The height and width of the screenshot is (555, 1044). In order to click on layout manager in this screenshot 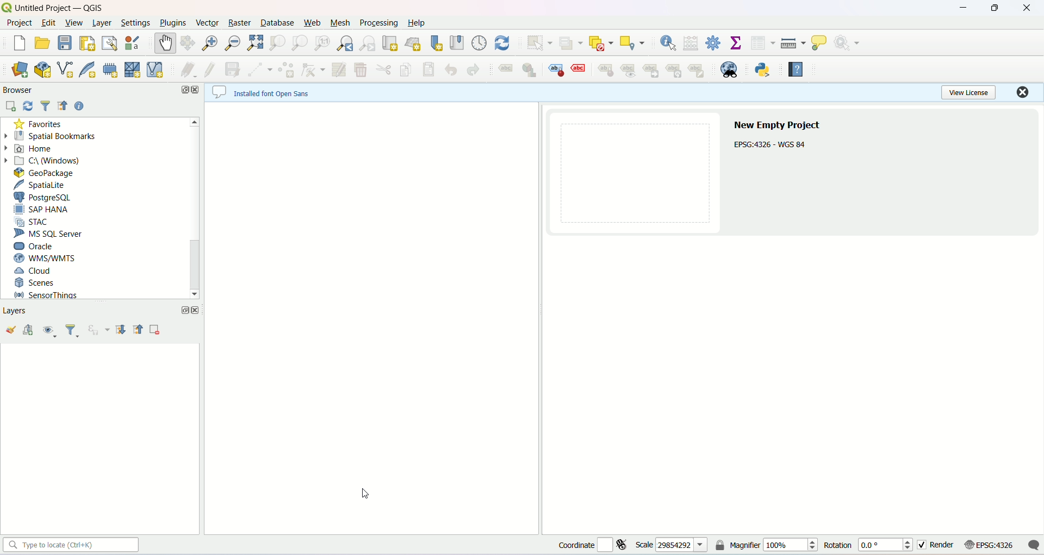, I will do `click(110, 43)`.